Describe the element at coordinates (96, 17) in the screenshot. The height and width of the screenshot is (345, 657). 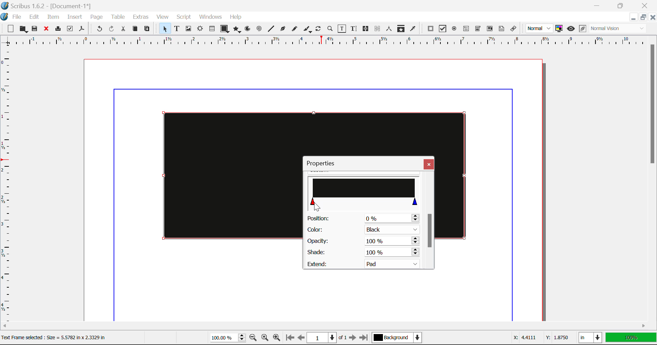
I see `Page` at that location.